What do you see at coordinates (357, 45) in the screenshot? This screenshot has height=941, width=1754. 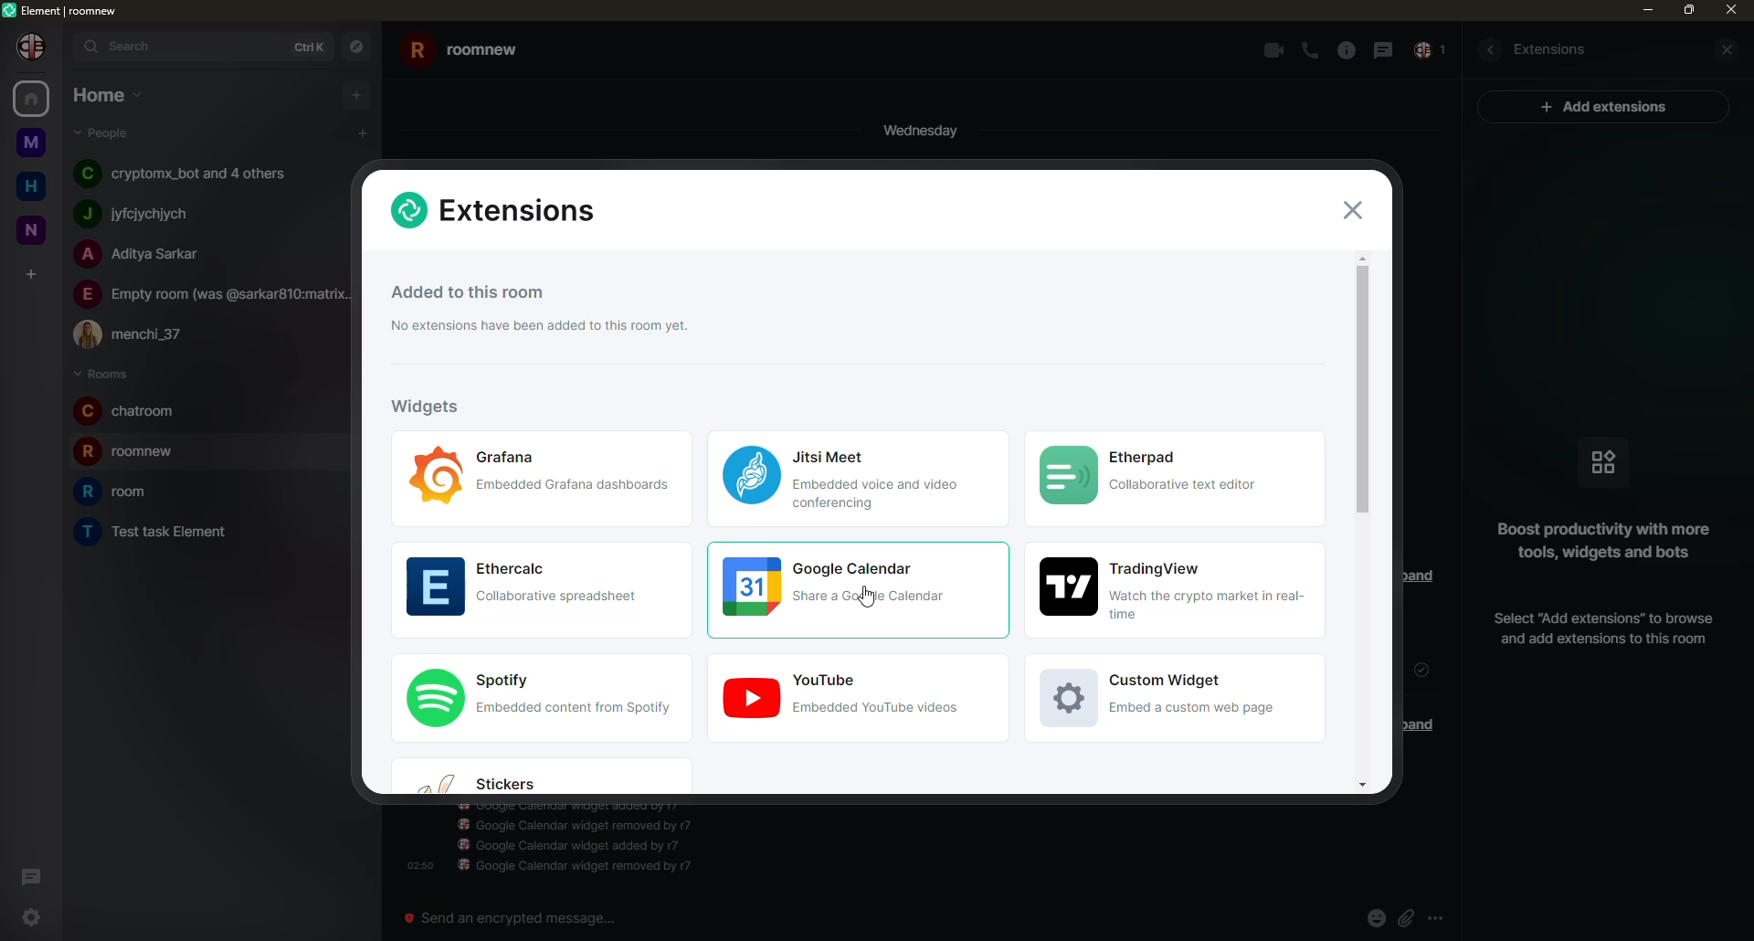 I see `navigator` at bounding box center [357, 45].